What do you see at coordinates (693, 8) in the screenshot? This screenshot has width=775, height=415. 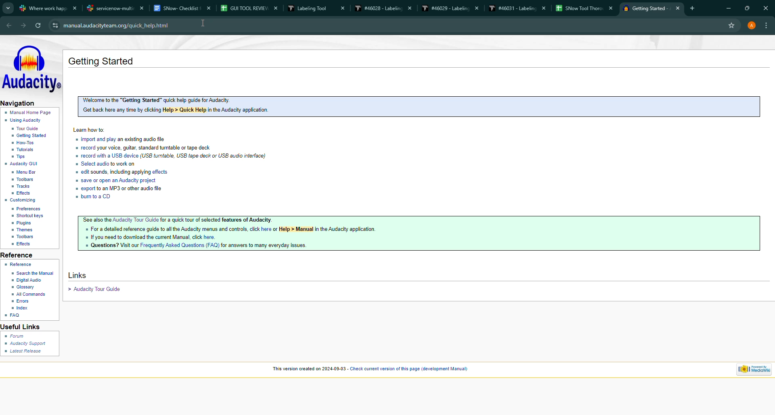 I see `add tab` at bounding box center [693, 8].